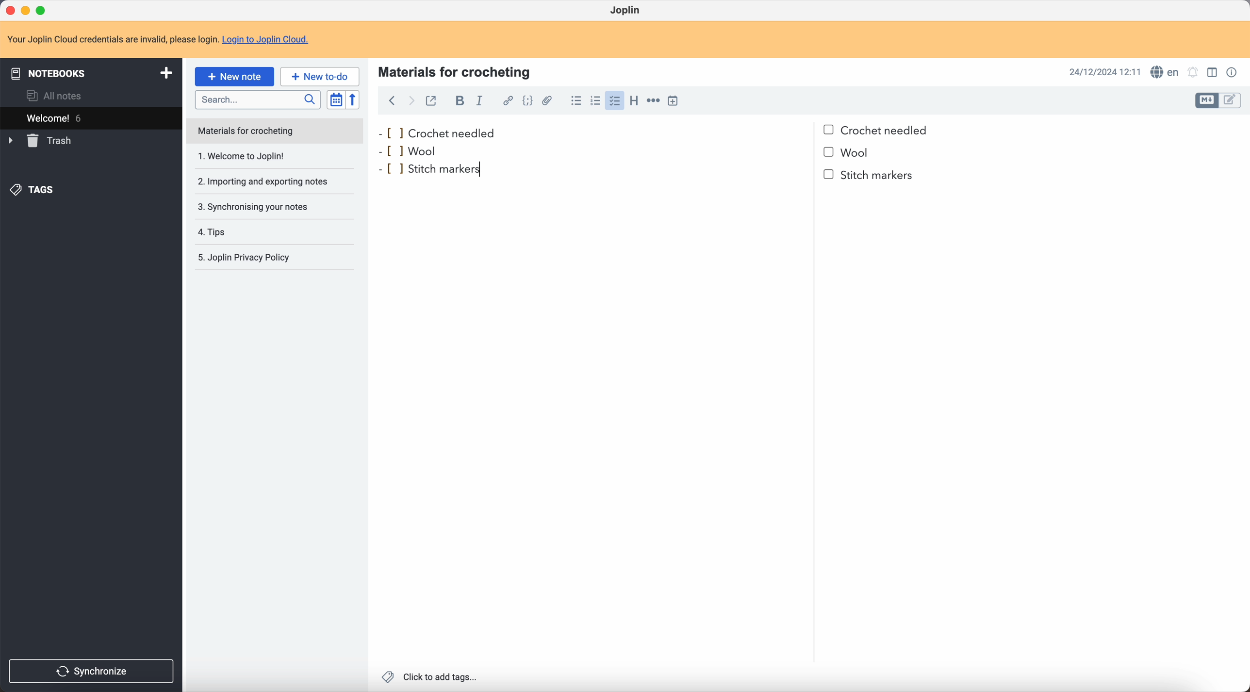  What do you see at coordinates (481, 100) in the screenshot?
I see `italic` at bounding box center [481, 100].